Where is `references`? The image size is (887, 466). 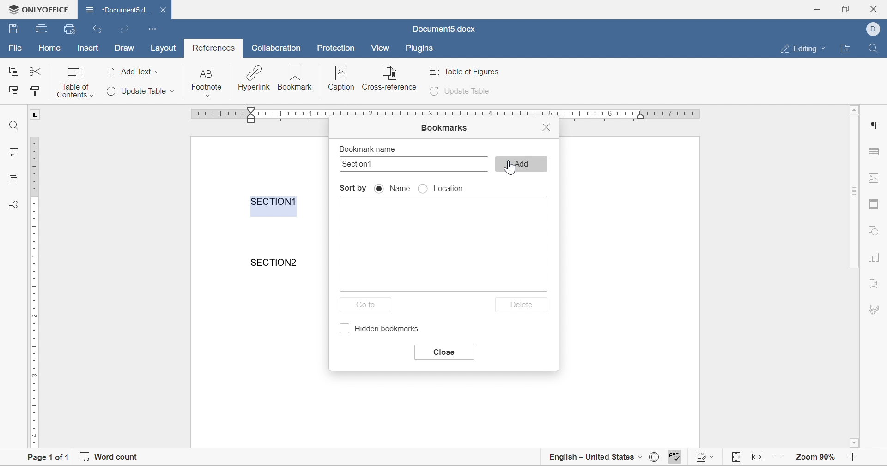
references is located at coordinates (214, 48).